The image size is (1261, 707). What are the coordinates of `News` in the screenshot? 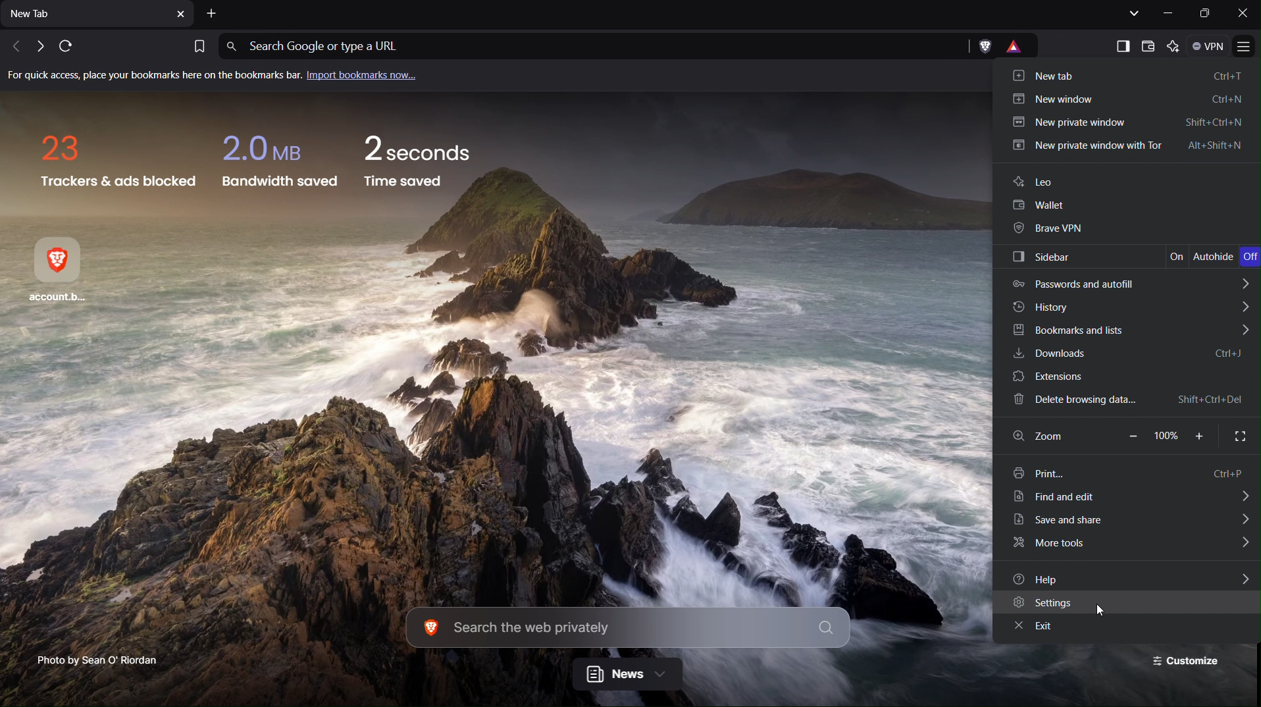 It's located at (627, 675).